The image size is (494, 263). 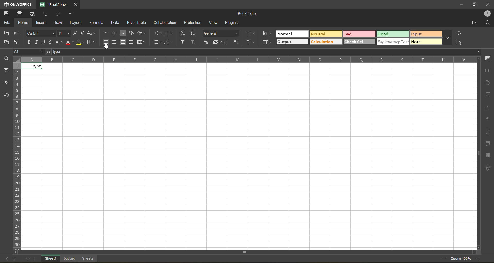 What do you see at coordinates (43, 42) in the screenshot?
I see `underline` at bounding box center [43, 42].